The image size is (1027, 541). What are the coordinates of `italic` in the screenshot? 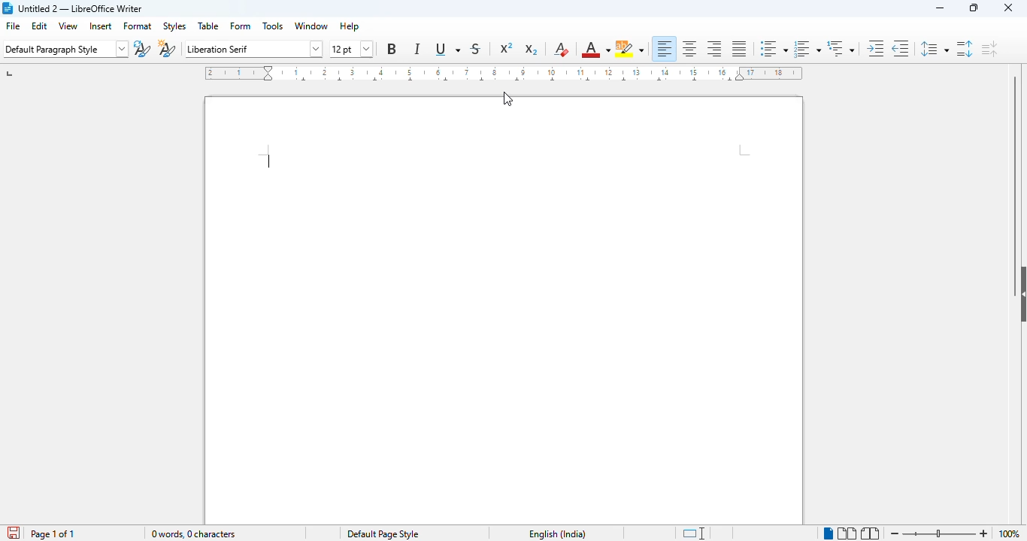 It's located at (417, 49).